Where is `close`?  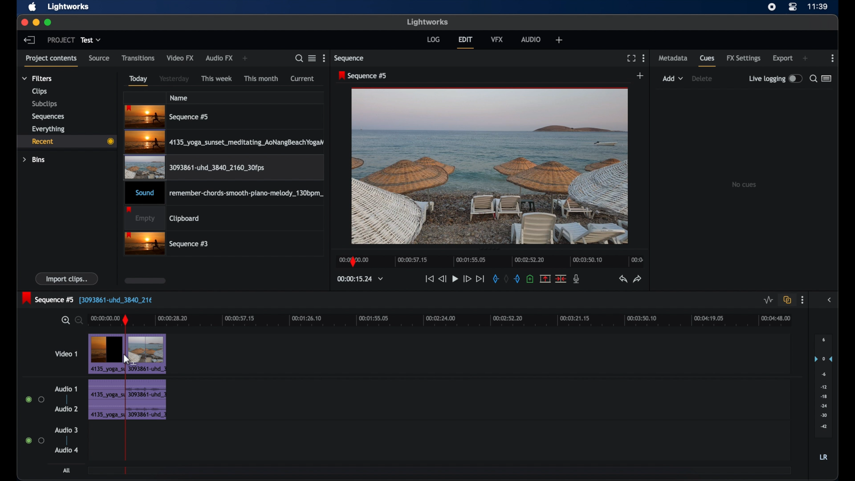 close is located at coordinates (24, 22).